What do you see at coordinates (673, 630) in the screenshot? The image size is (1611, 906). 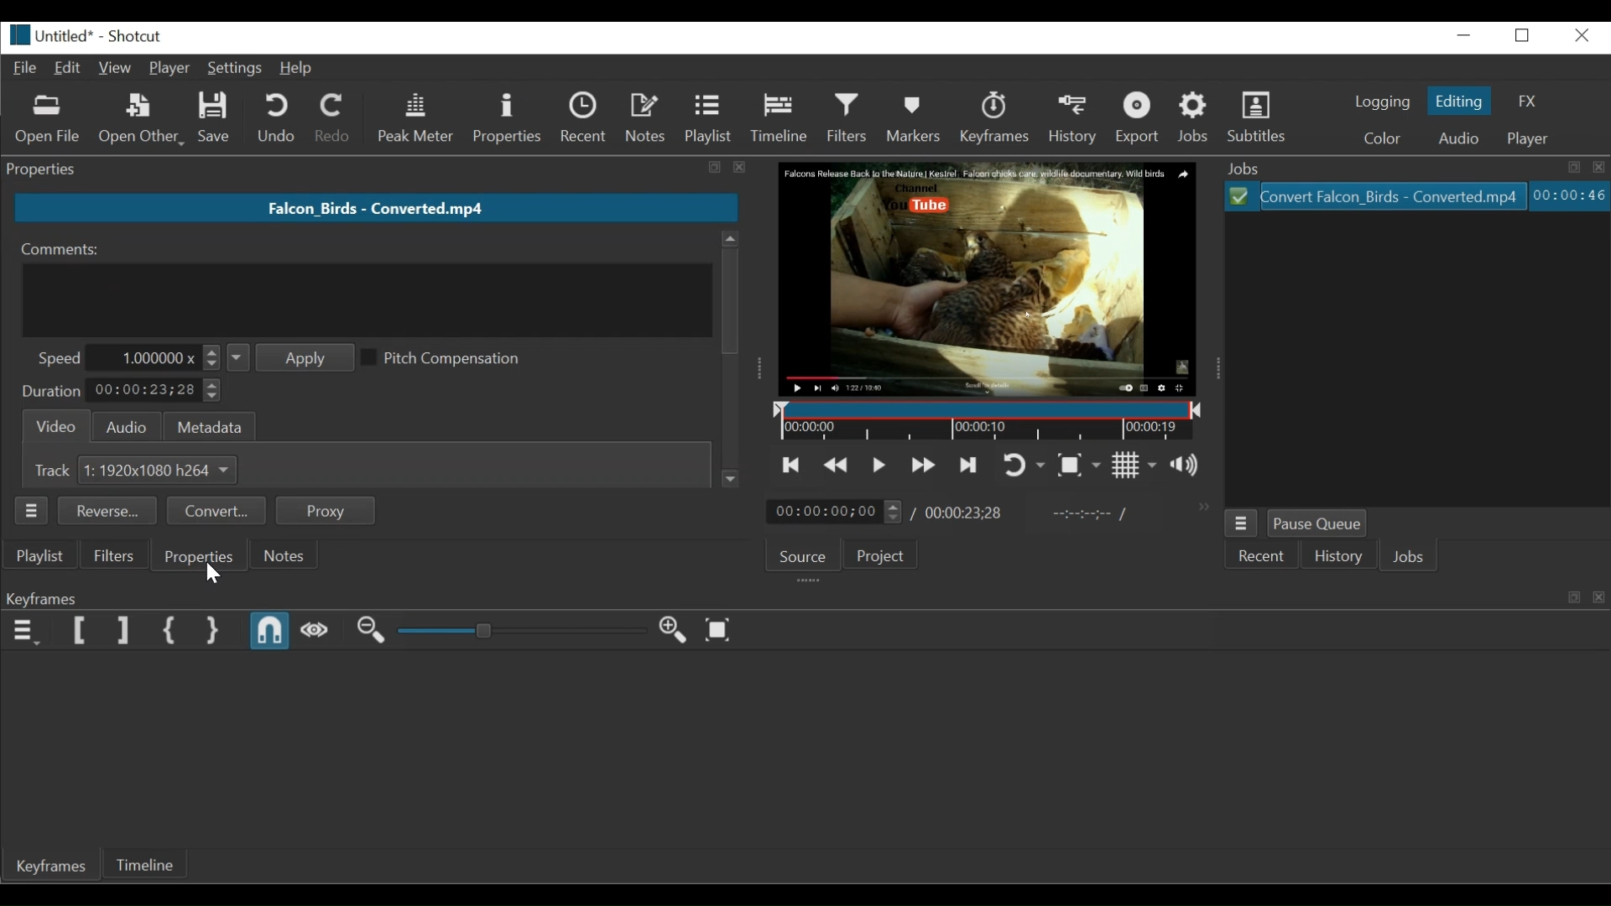 I see `Zoom in Keyframe` at bounding box center [673, 630].